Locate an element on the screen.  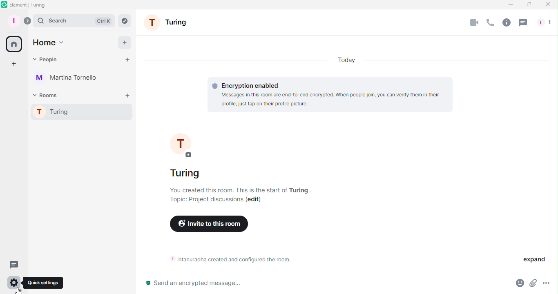
People is located at coordinates (545, 21).